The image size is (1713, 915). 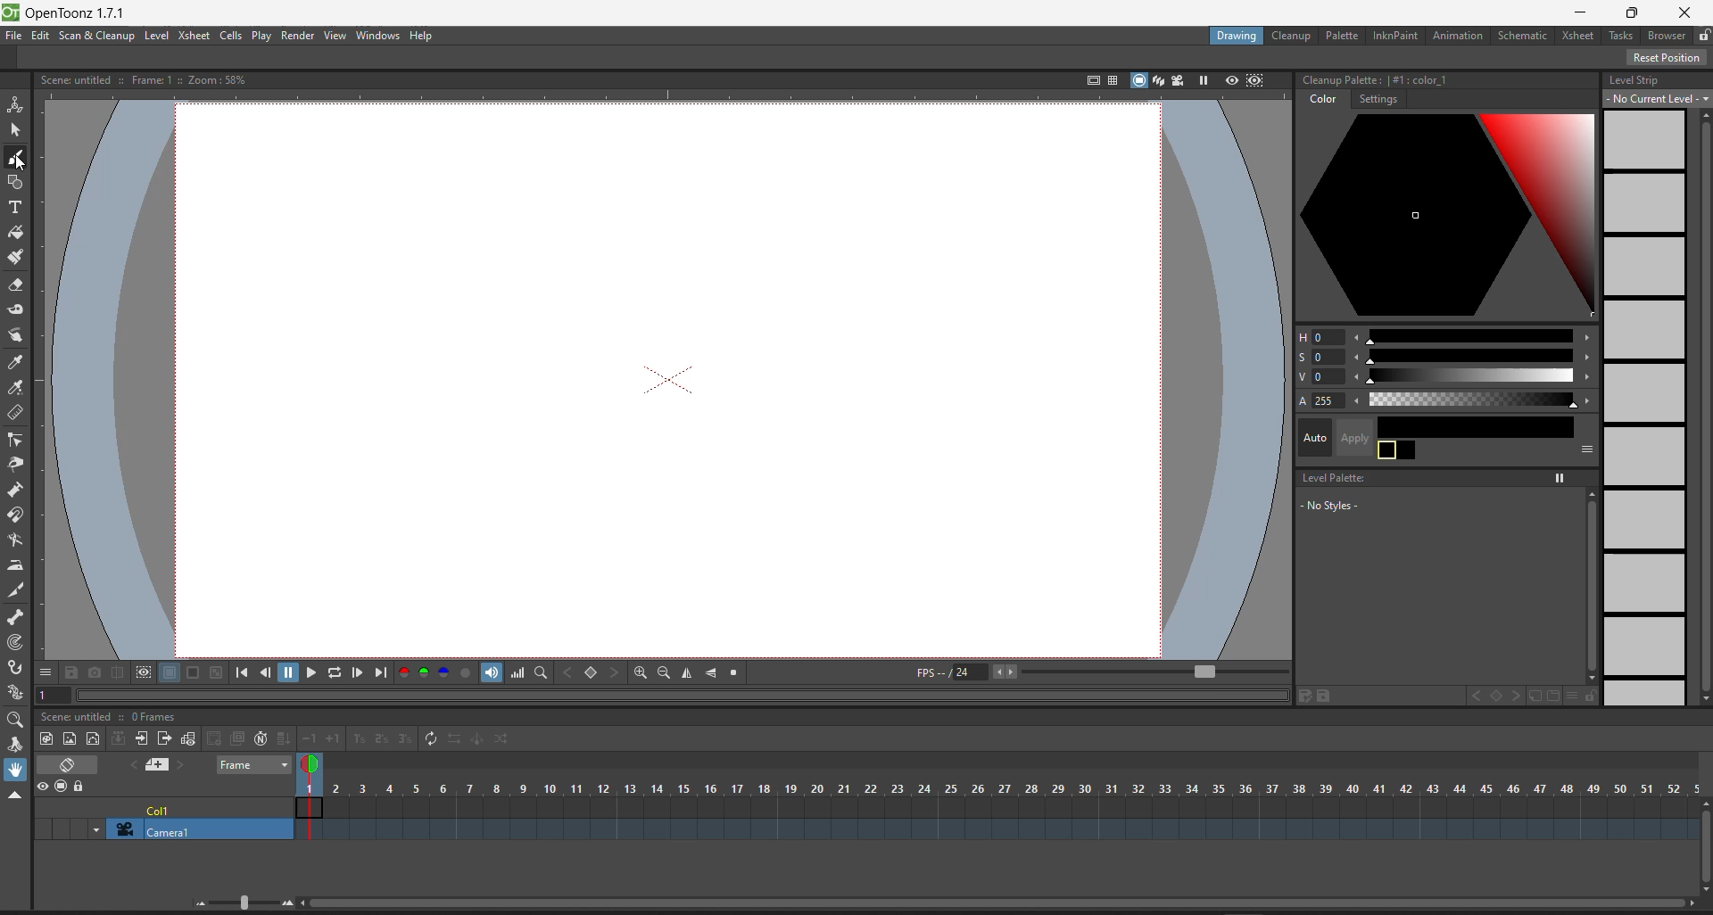 What do you see at coordinates (117, 738) in the screenshot?
I see `collapse` at bounding box center [117, 738].